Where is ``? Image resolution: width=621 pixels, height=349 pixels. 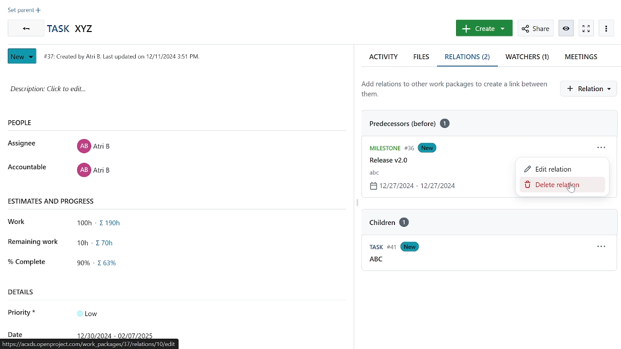  is located at coordinates (93, 313).